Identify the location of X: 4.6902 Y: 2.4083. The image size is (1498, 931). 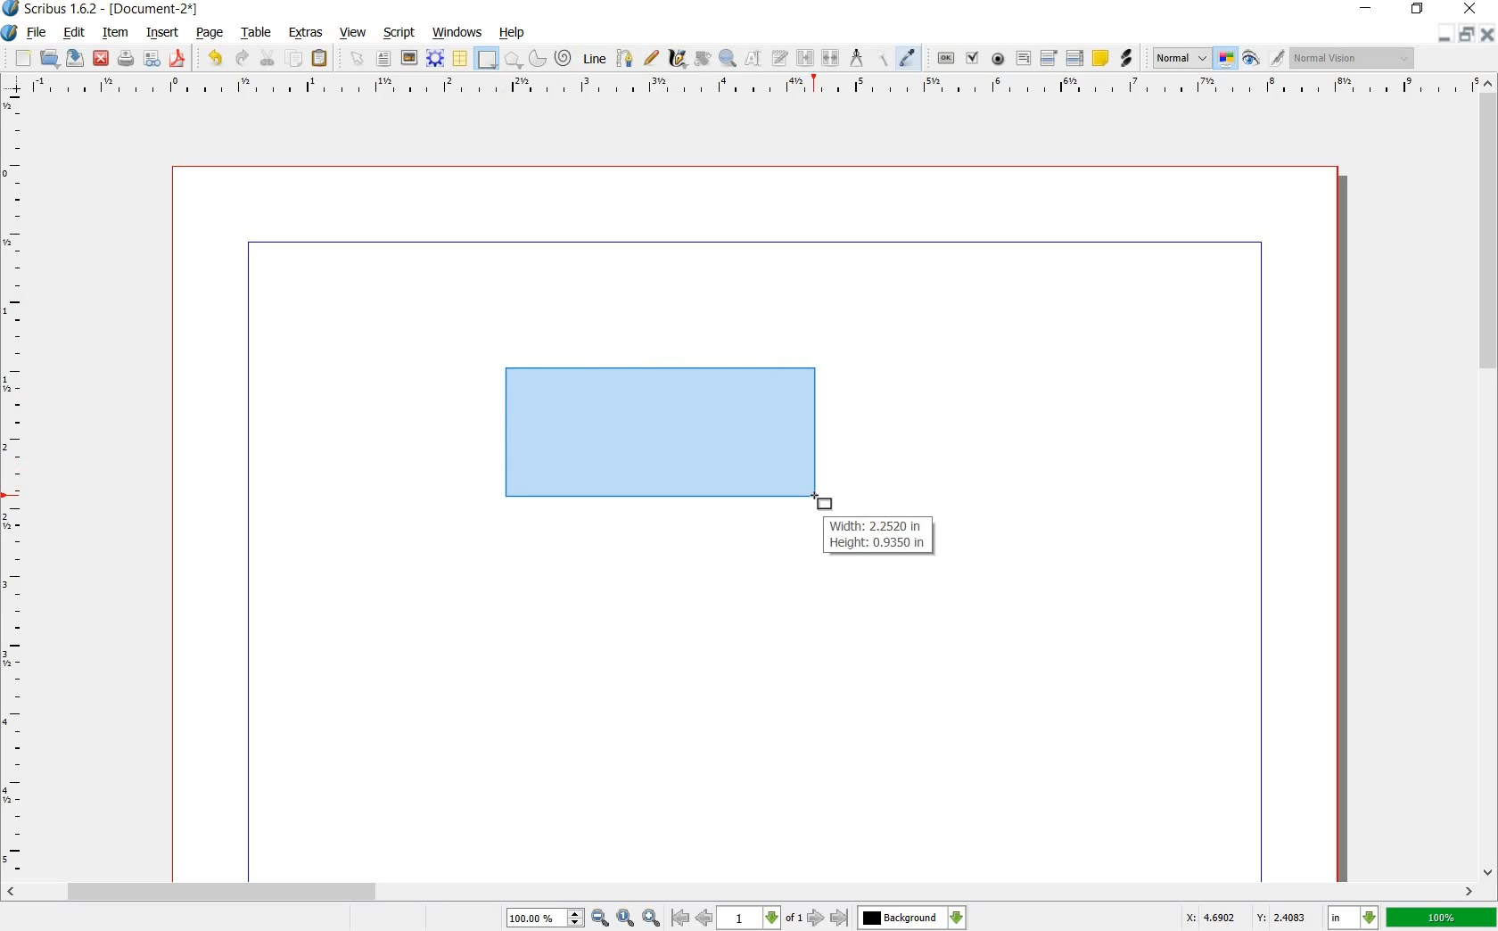
(1247, 919).